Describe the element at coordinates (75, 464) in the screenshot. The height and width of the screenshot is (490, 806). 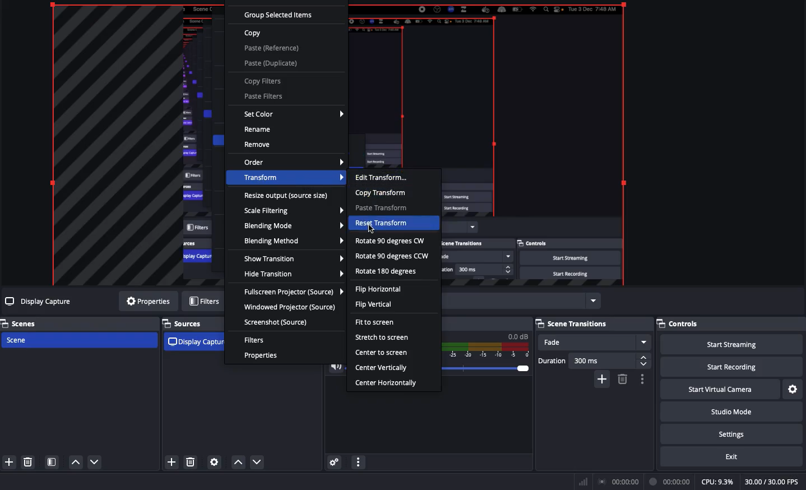
I see `Move up` at that location.